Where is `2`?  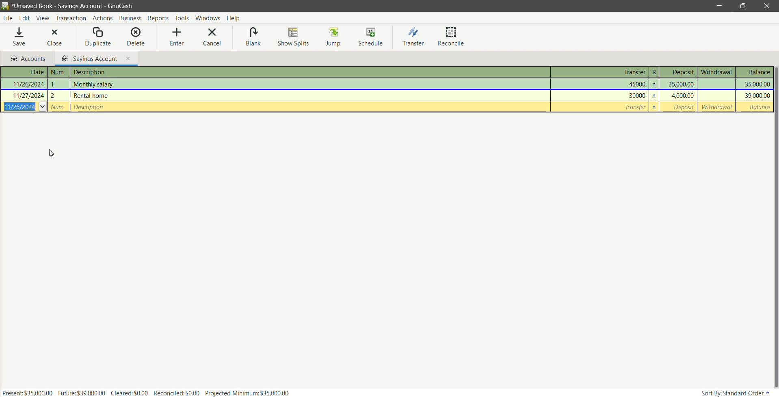
2 is located at coordinates (58, 95).